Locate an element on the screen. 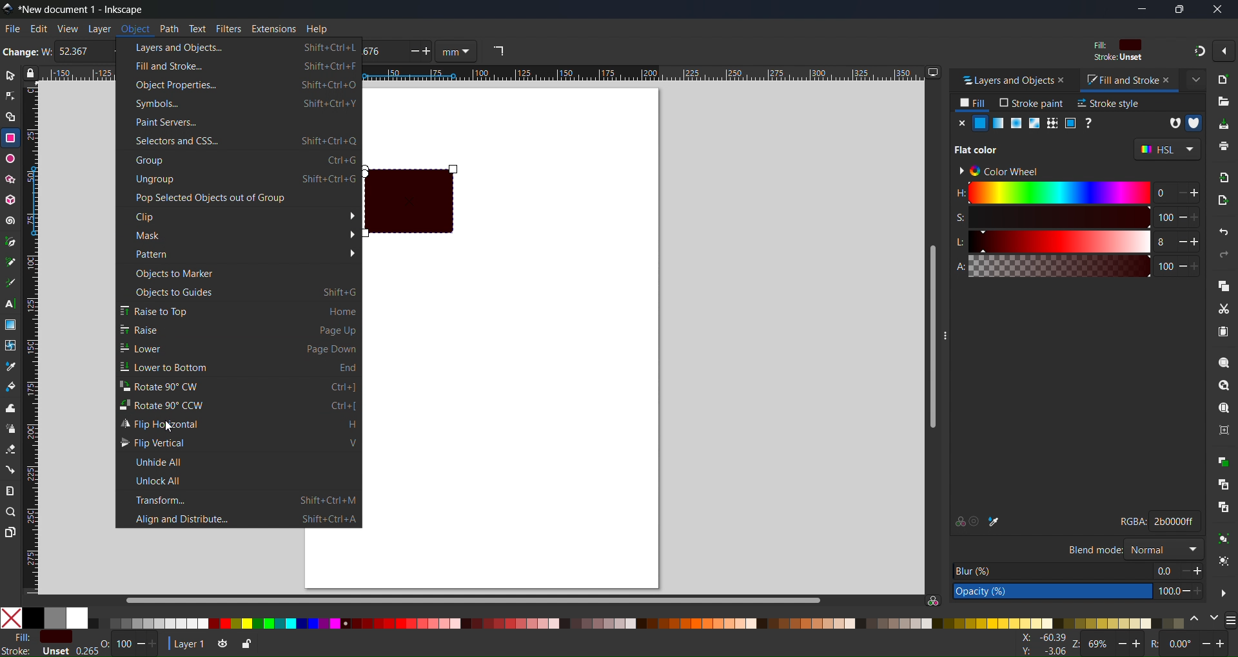 The height and width of the screenshot is (657, 1238).  100 is located at coordinates (1164, 267).